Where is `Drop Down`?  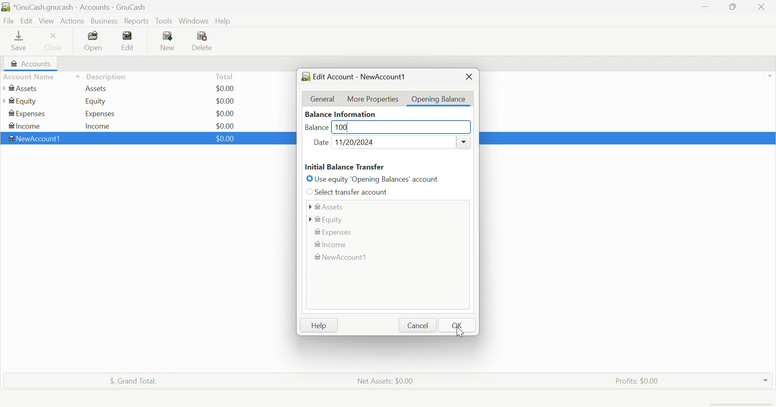 Drop Down is located at coordinates (464, 141).